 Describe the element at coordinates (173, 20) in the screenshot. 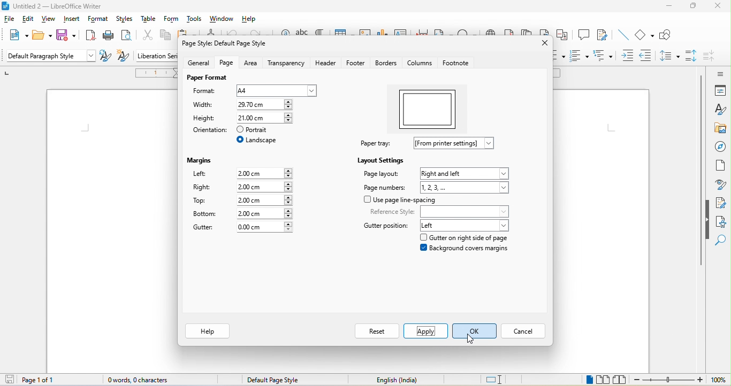

I see `form` at that location.